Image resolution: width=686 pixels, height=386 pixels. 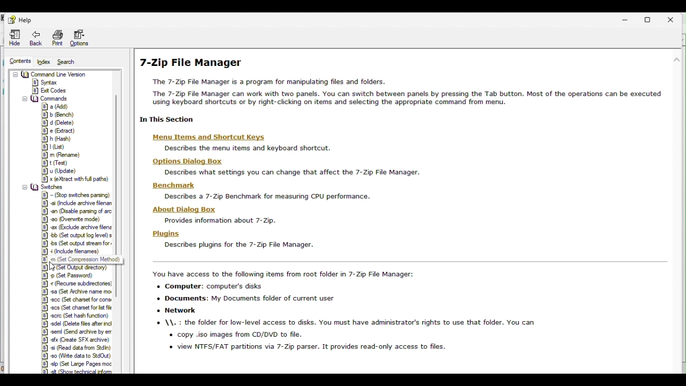 What do you see at coordinates (47, 99) in the screenshot?
I see `commands` at bounding box center [47, 99].